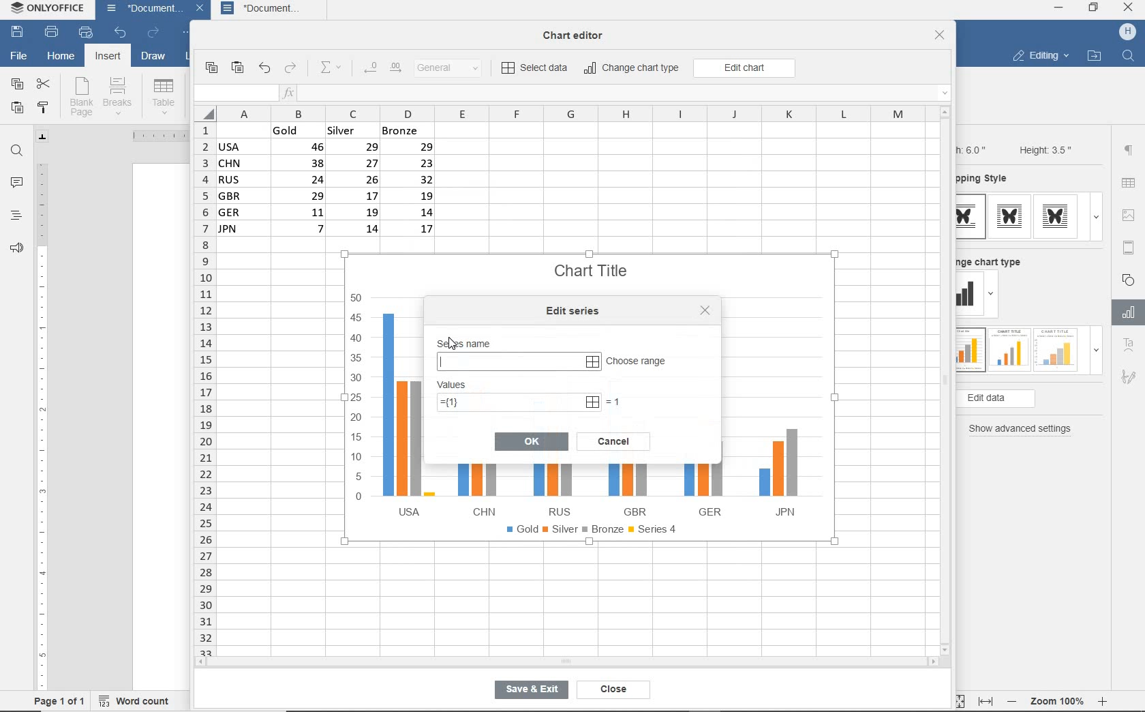 The width and height of the screenshot is (1145, 712). Describe the element at coordinates (1094, 57) in the screenshot. I see `open file location` at that location.